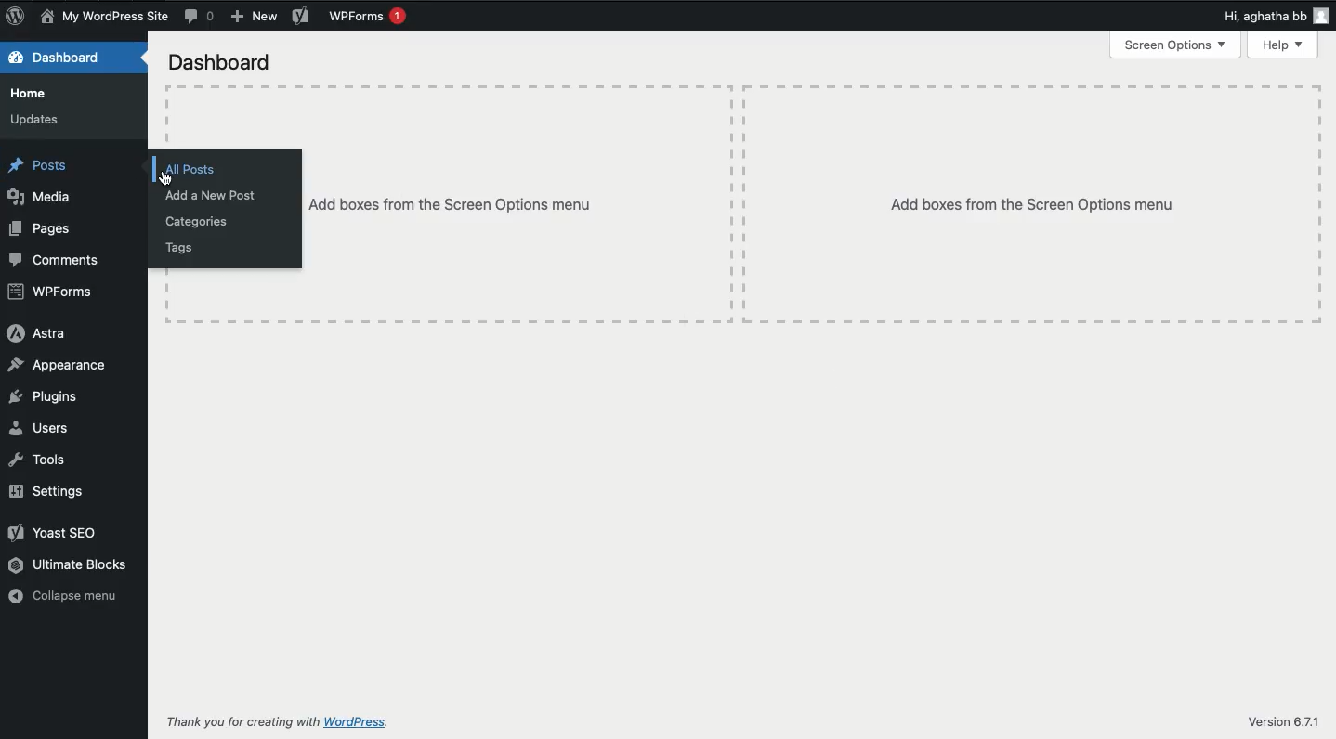 This screenshot has width=1336, height=739. I want to click on Add boxes from the screen options menu, so click(1030, 204).